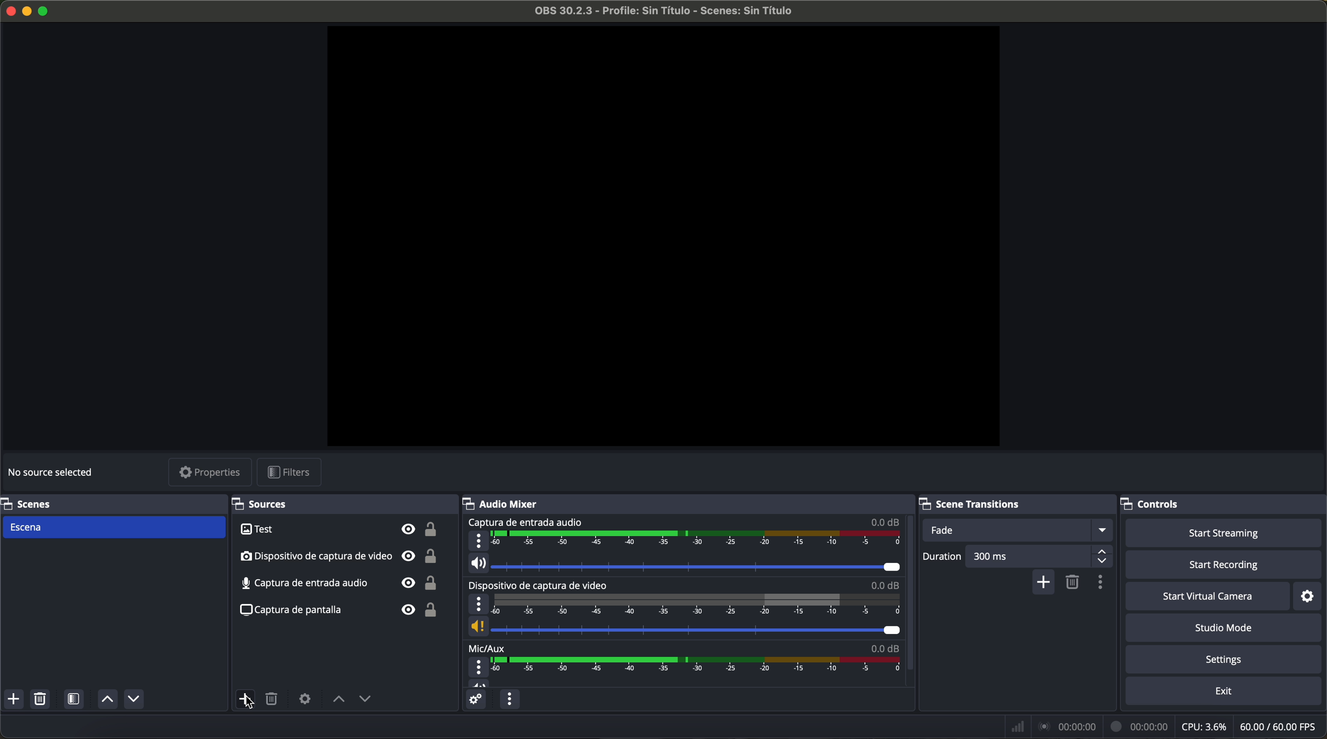  What do you see at coordinates (37, 504) in the screenshot?
I see `scenes` at bounding box center [37, 504].